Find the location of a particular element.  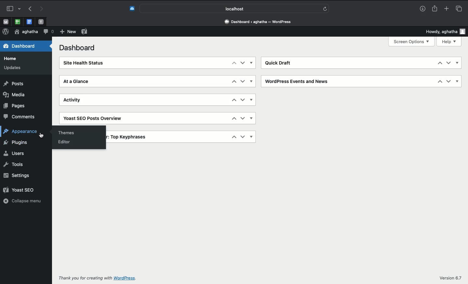

Down is located at coordinates (243, 81).